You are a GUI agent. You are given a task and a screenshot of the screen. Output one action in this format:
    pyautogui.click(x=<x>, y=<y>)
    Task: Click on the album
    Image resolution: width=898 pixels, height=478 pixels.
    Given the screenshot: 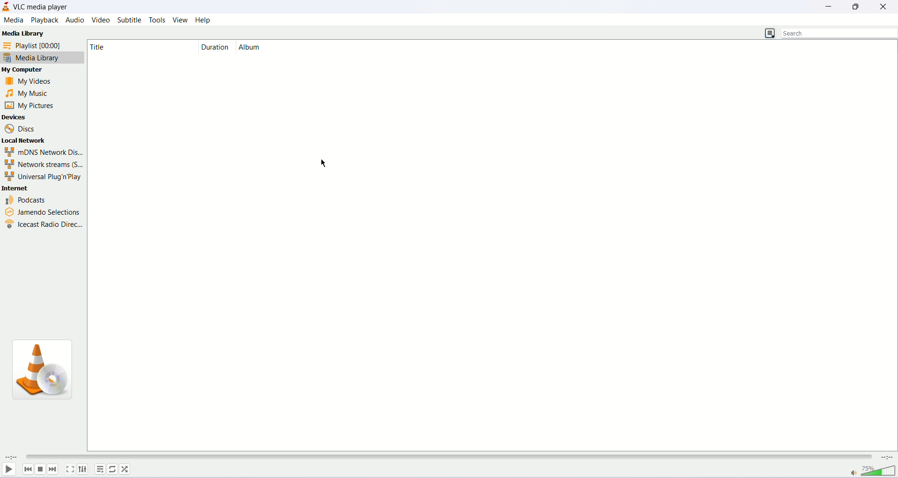 What is the action you would take?
    pyautogui.click(x=251, y=47)
    